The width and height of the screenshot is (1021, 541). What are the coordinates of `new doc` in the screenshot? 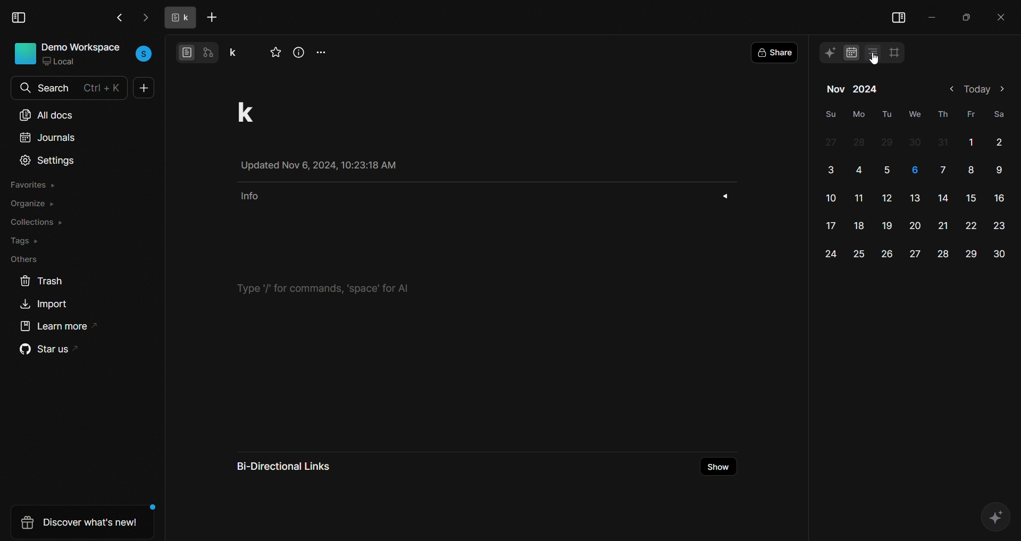 It's located at (145, 90).